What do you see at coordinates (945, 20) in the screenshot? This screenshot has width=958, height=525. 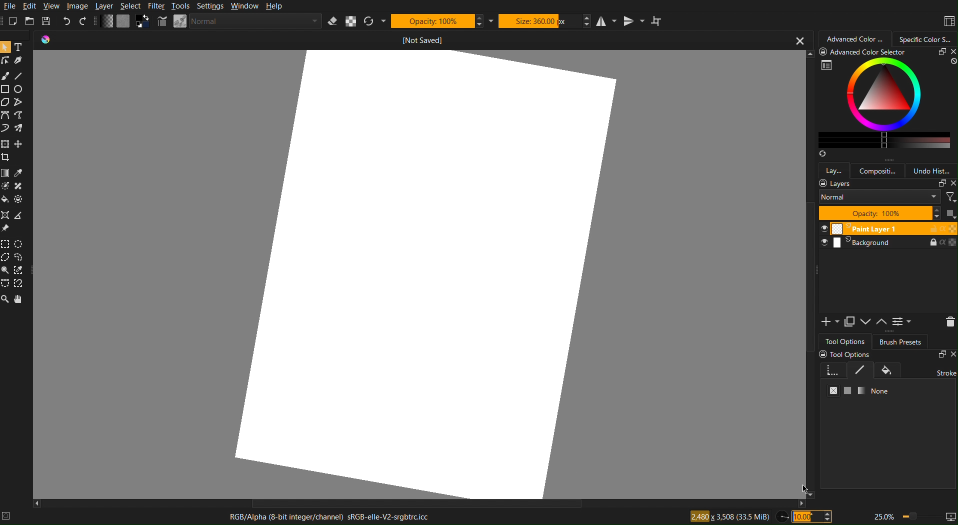 I see `Layout` at bounding box center [945, 20].